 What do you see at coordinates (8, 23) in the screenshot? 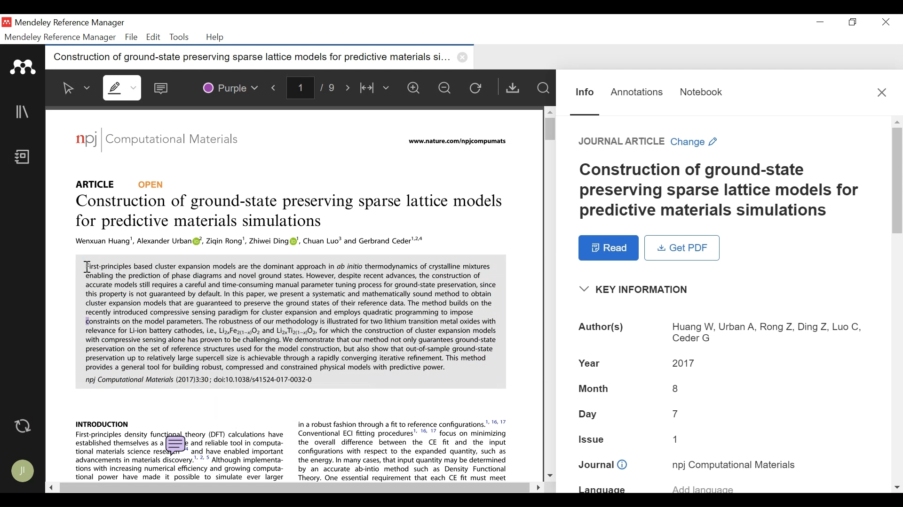
I see `Mendeley Desktop Icon` at bounding box center [8, 23].